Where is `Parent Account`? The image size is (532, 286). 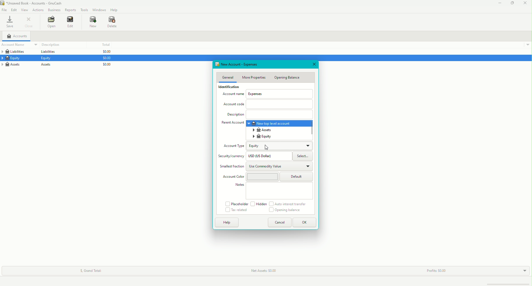
Parent Account is located at coordinates (233, 124).